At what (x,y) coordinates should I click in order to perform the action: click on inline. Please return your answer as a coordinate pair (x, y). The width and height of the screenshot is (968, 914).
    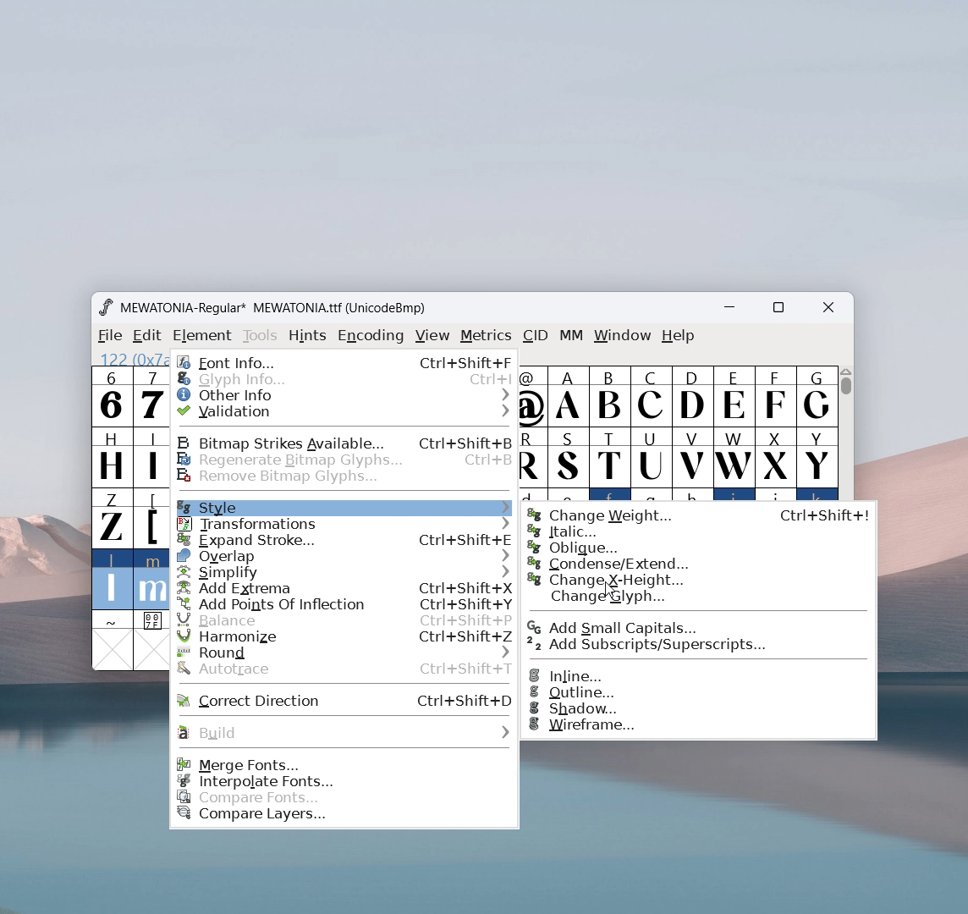
    Looking at the image, I should click on (701, 674).